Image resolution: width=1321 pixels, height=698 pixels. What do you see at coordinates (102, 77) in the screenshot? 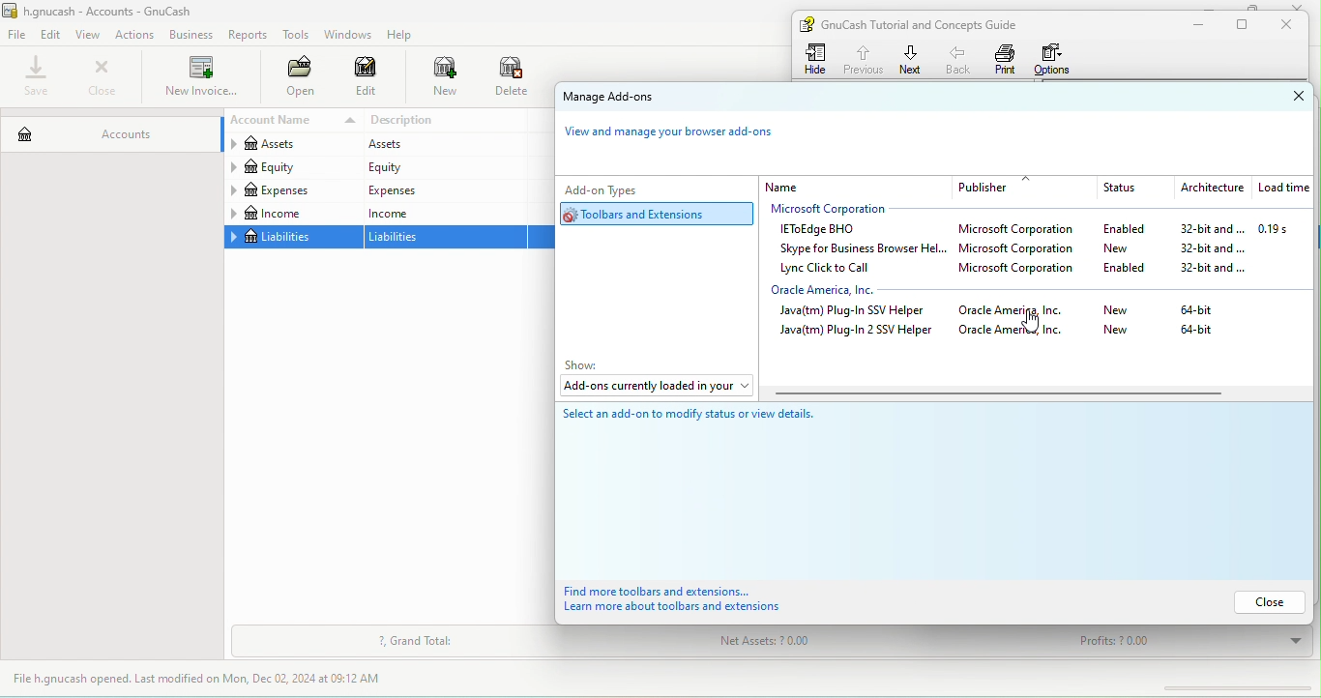
I see `close` at bounding box center [102, 77].